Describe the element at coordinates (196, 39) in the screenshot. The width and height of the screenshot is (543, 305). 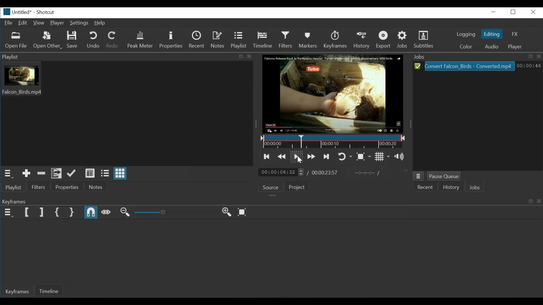
I see `Recent` at that location.